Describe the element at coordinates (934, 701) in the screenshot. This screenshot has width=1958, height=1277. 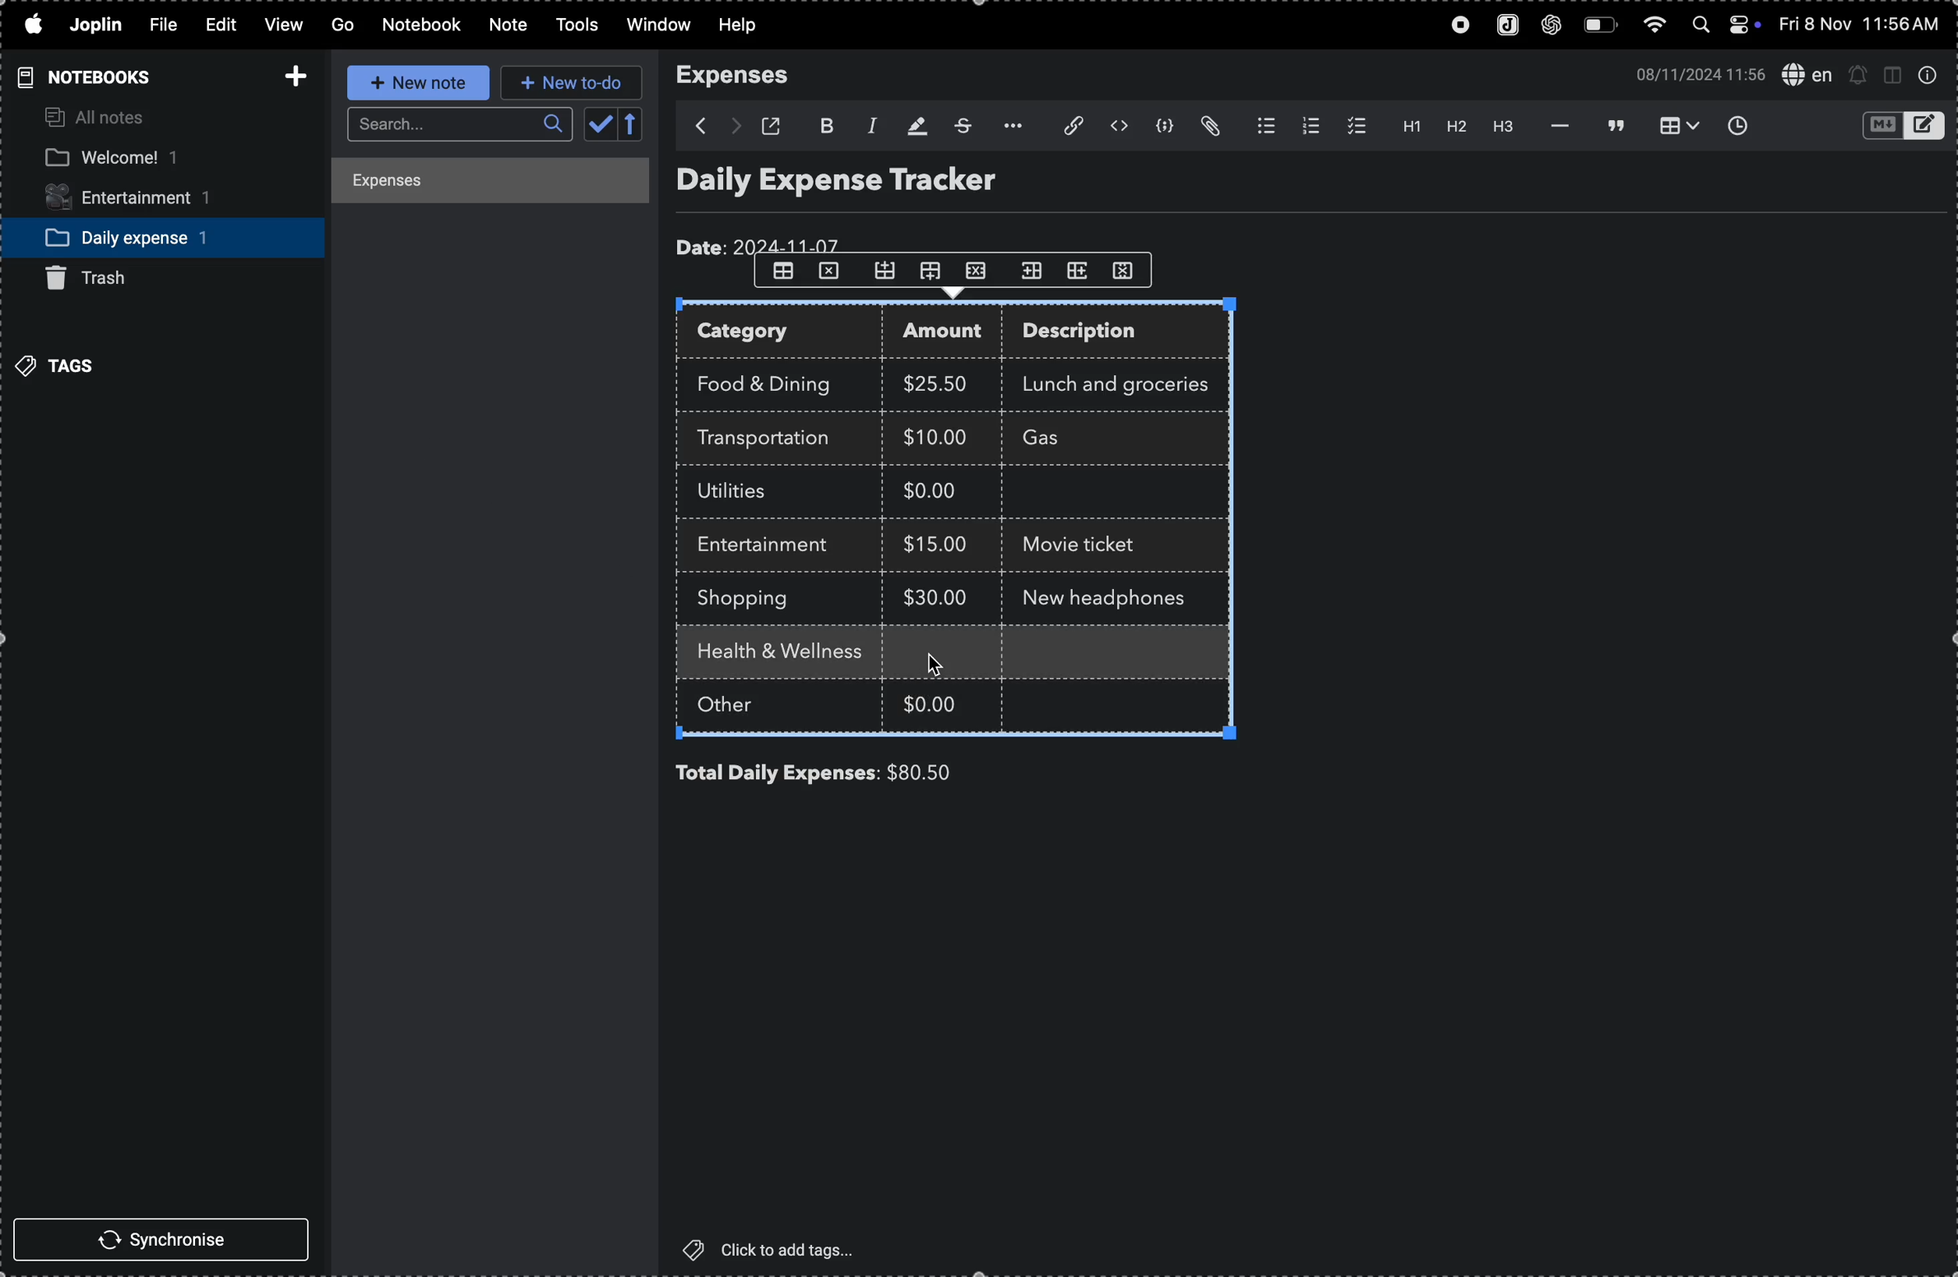
I see `$0.00` at that location.